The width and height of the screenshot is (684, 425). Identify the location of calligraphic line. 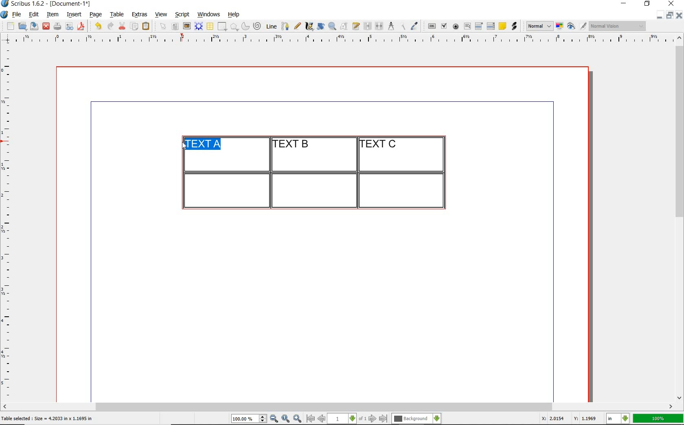
(310, 26).